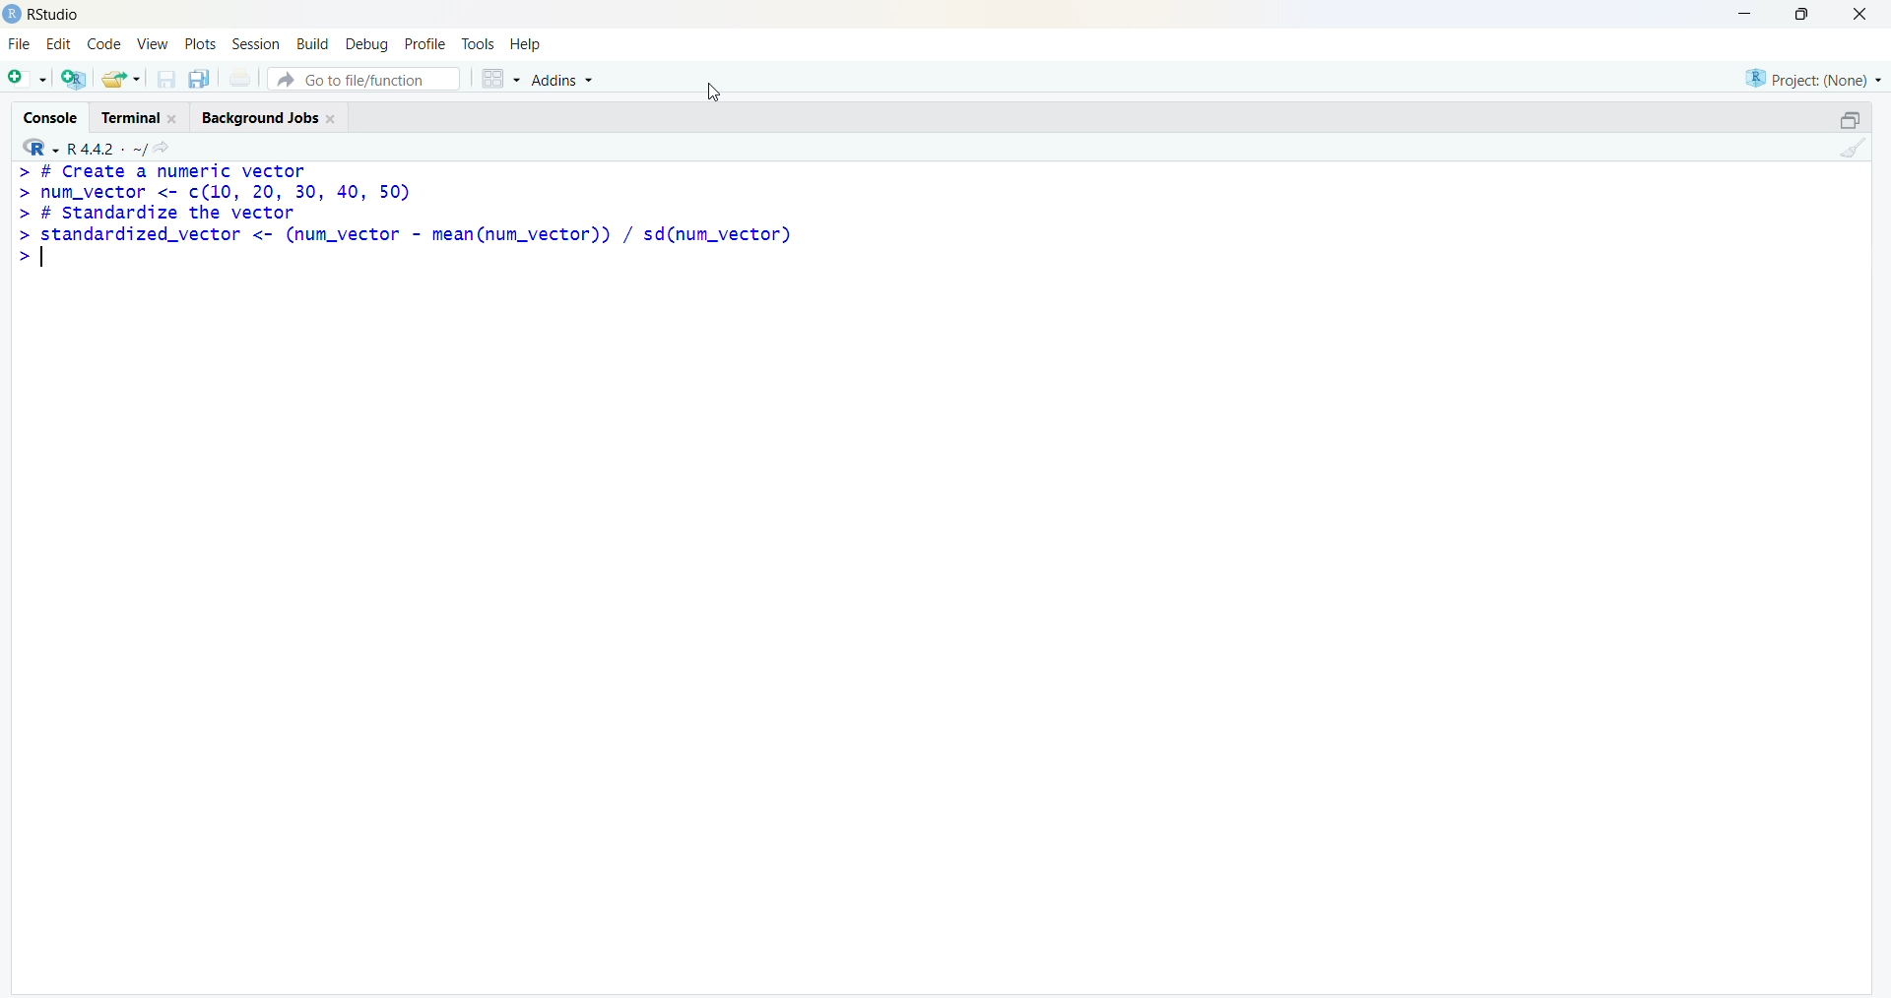  Describe the element at coordinates (1802, 13) in the screenshot. I see `maximise` at that location.